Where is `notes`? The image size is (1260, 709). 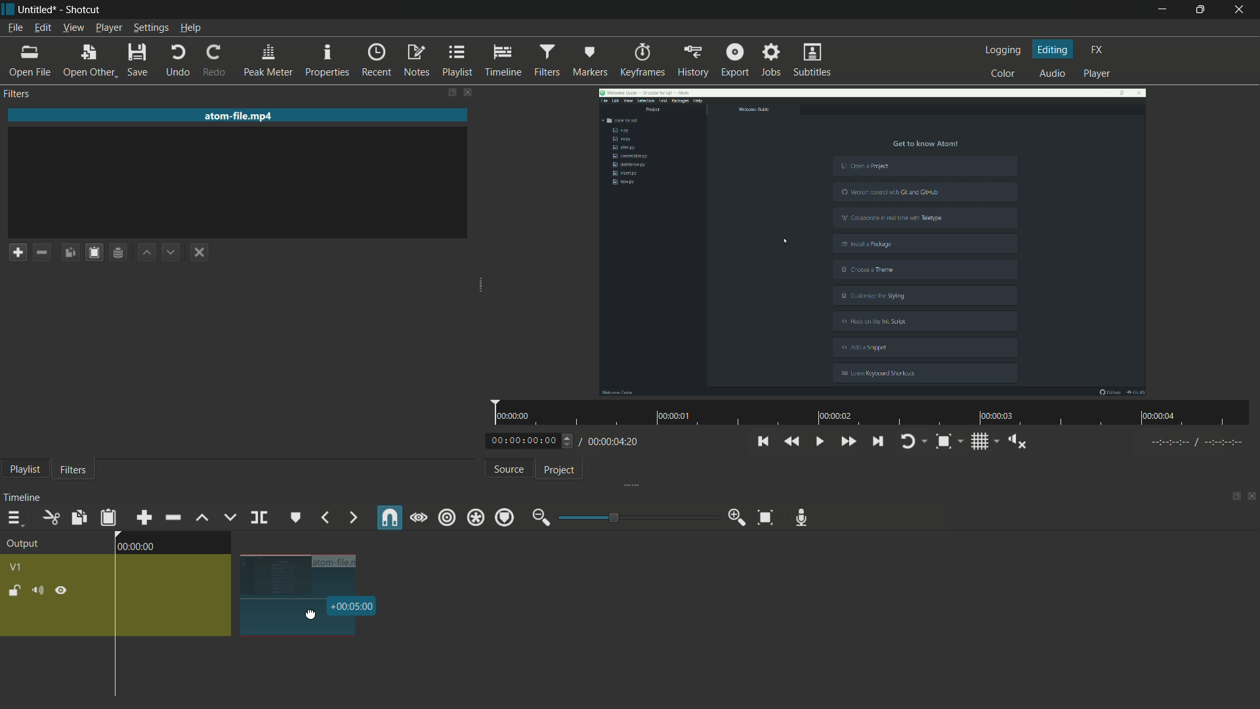 notes is located at coordinates (415, 59).